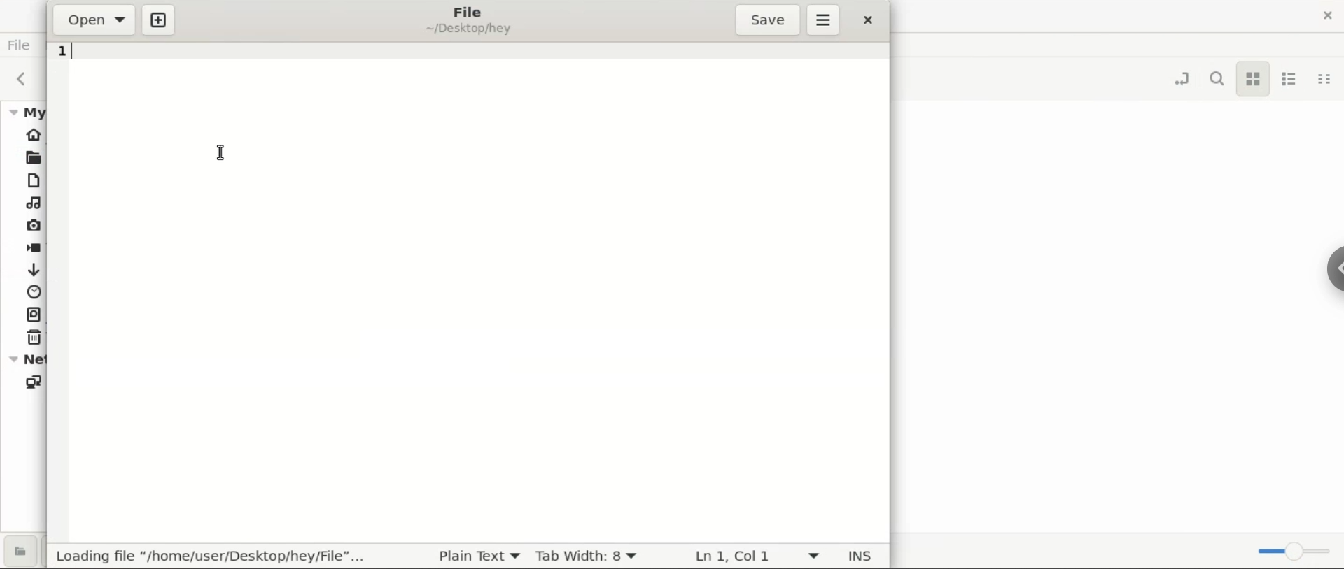 The image size is (1344, 569). Describe the element at coordinates (1292, 552) in the screenshot. I see `zoom` at that location.